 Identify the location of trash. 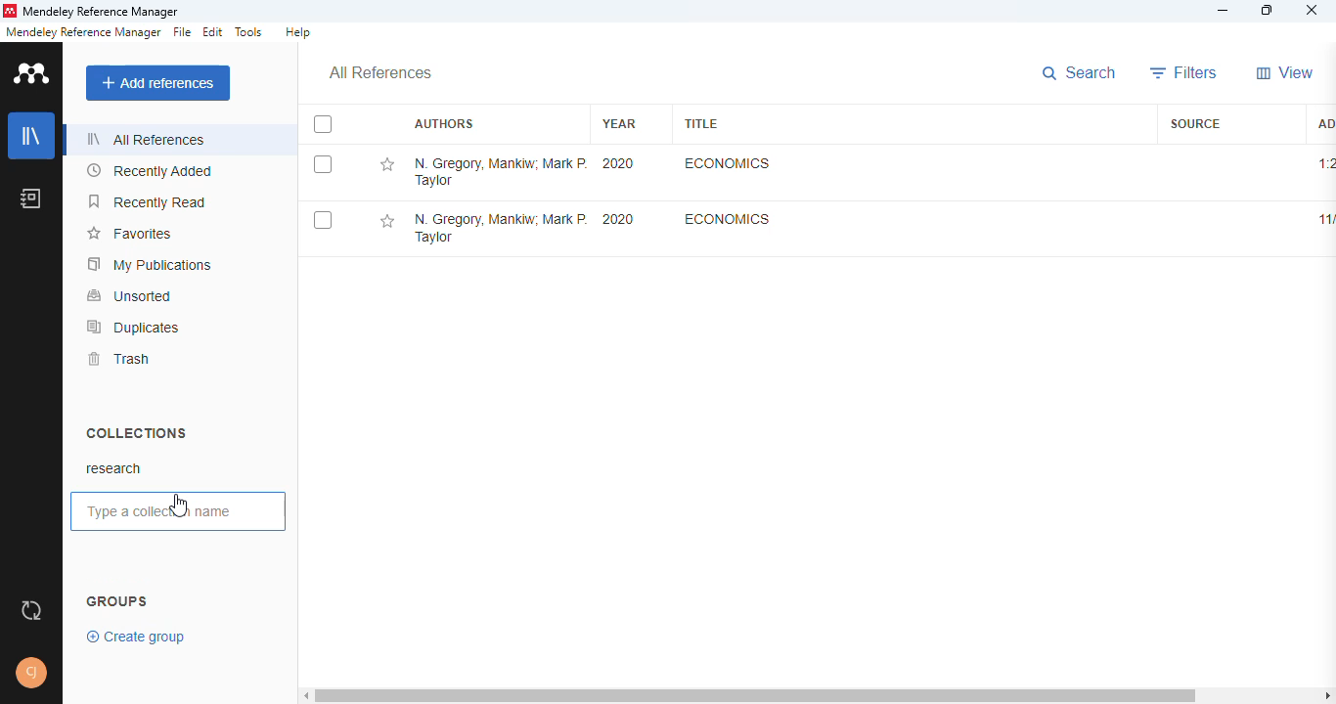
(117, 359).